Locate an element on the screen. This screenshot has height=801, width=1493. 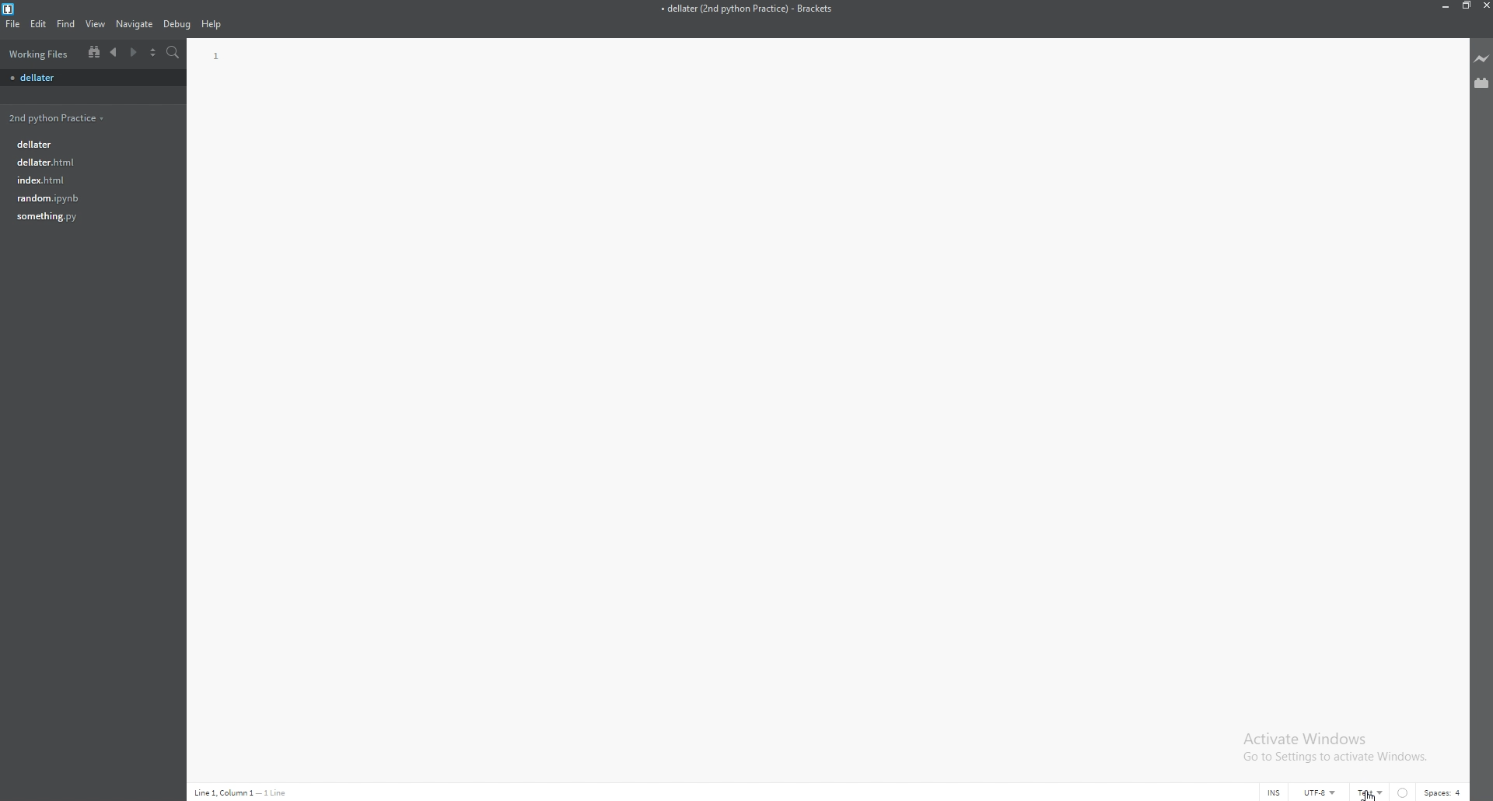
debug is located at coordinates (177, 24).